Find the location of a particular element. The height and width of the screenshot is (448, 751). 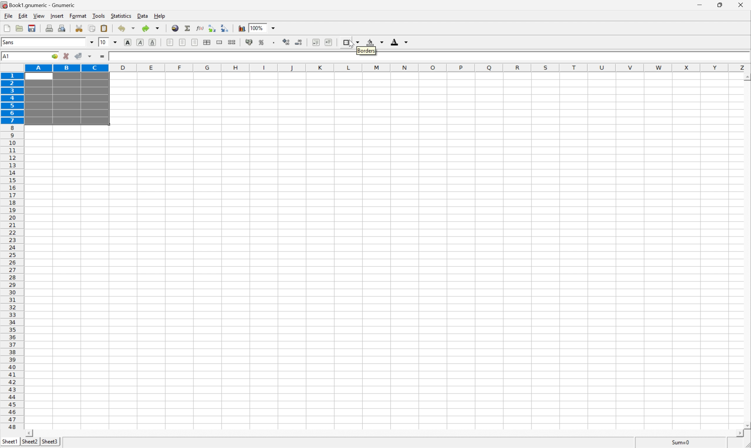

sheet2 is located at coordinates (29, 443).